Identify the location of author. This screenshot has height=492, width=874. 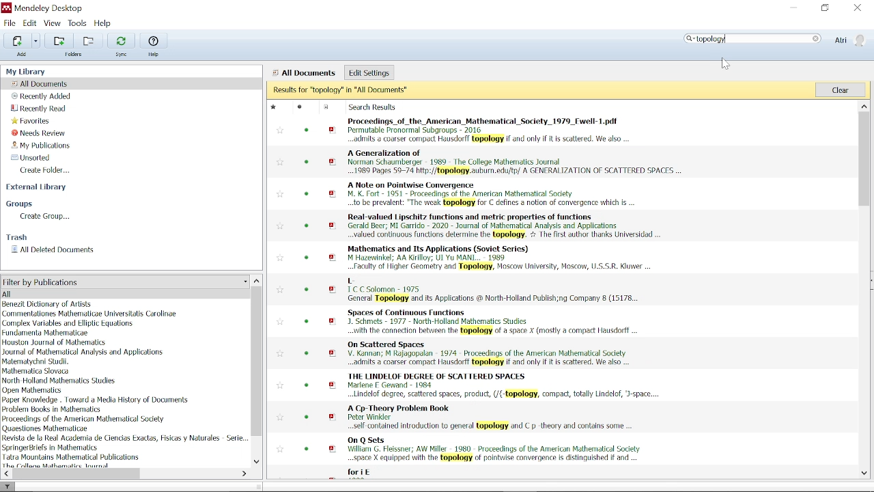
(51, 448).